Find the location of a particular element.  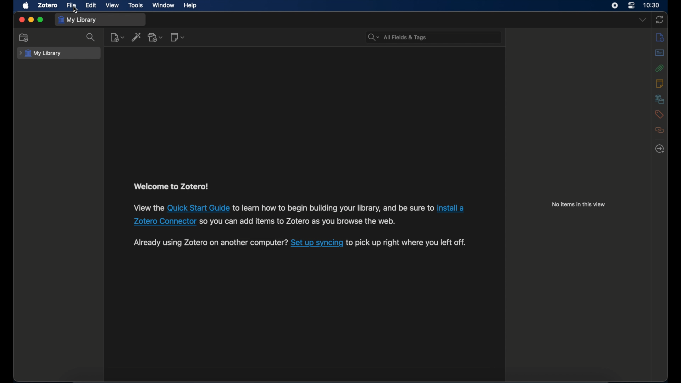

libraries is located at coordinates (660, 99).